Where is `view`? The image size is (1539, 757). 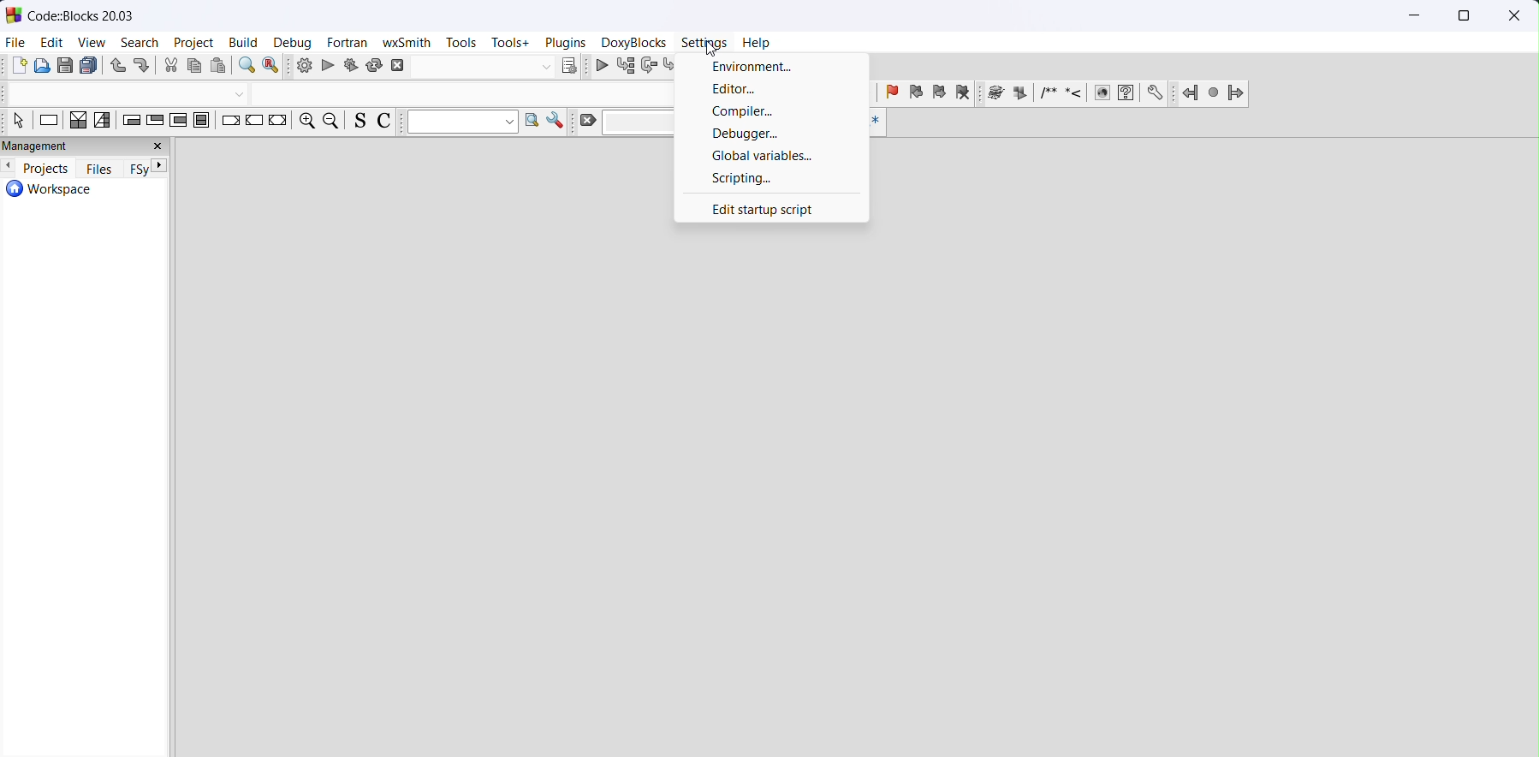
view is located at coordinates (96, 43).